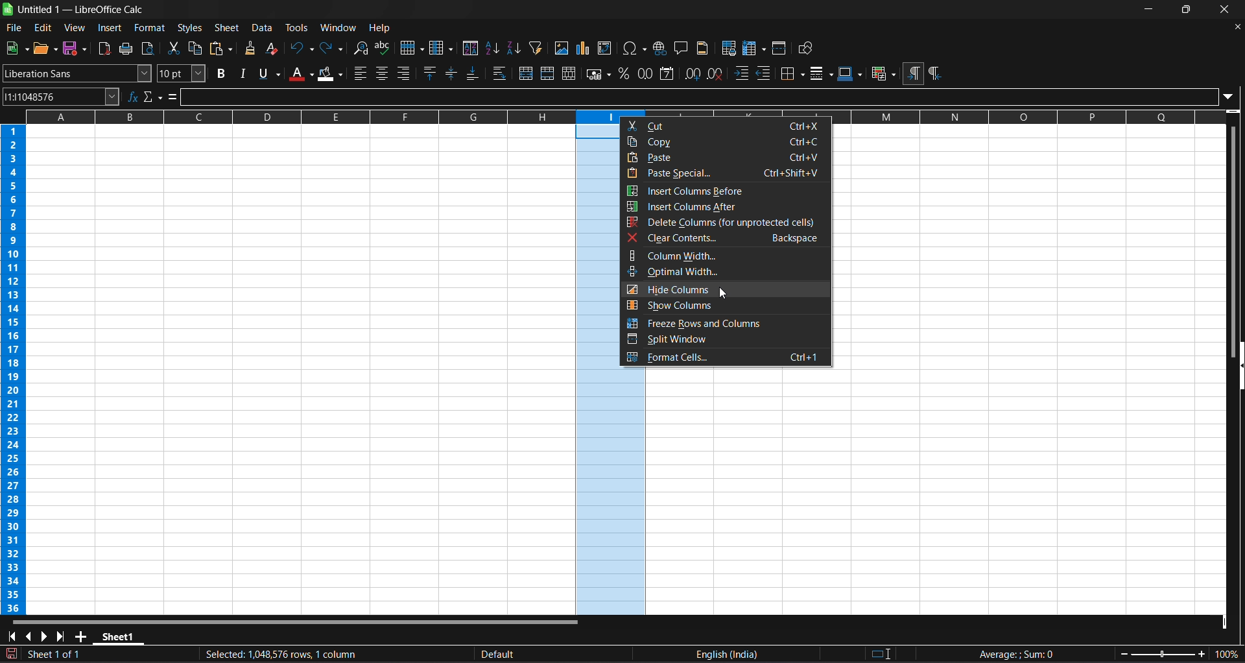  I want to click on sort descending, so click(515, 47).